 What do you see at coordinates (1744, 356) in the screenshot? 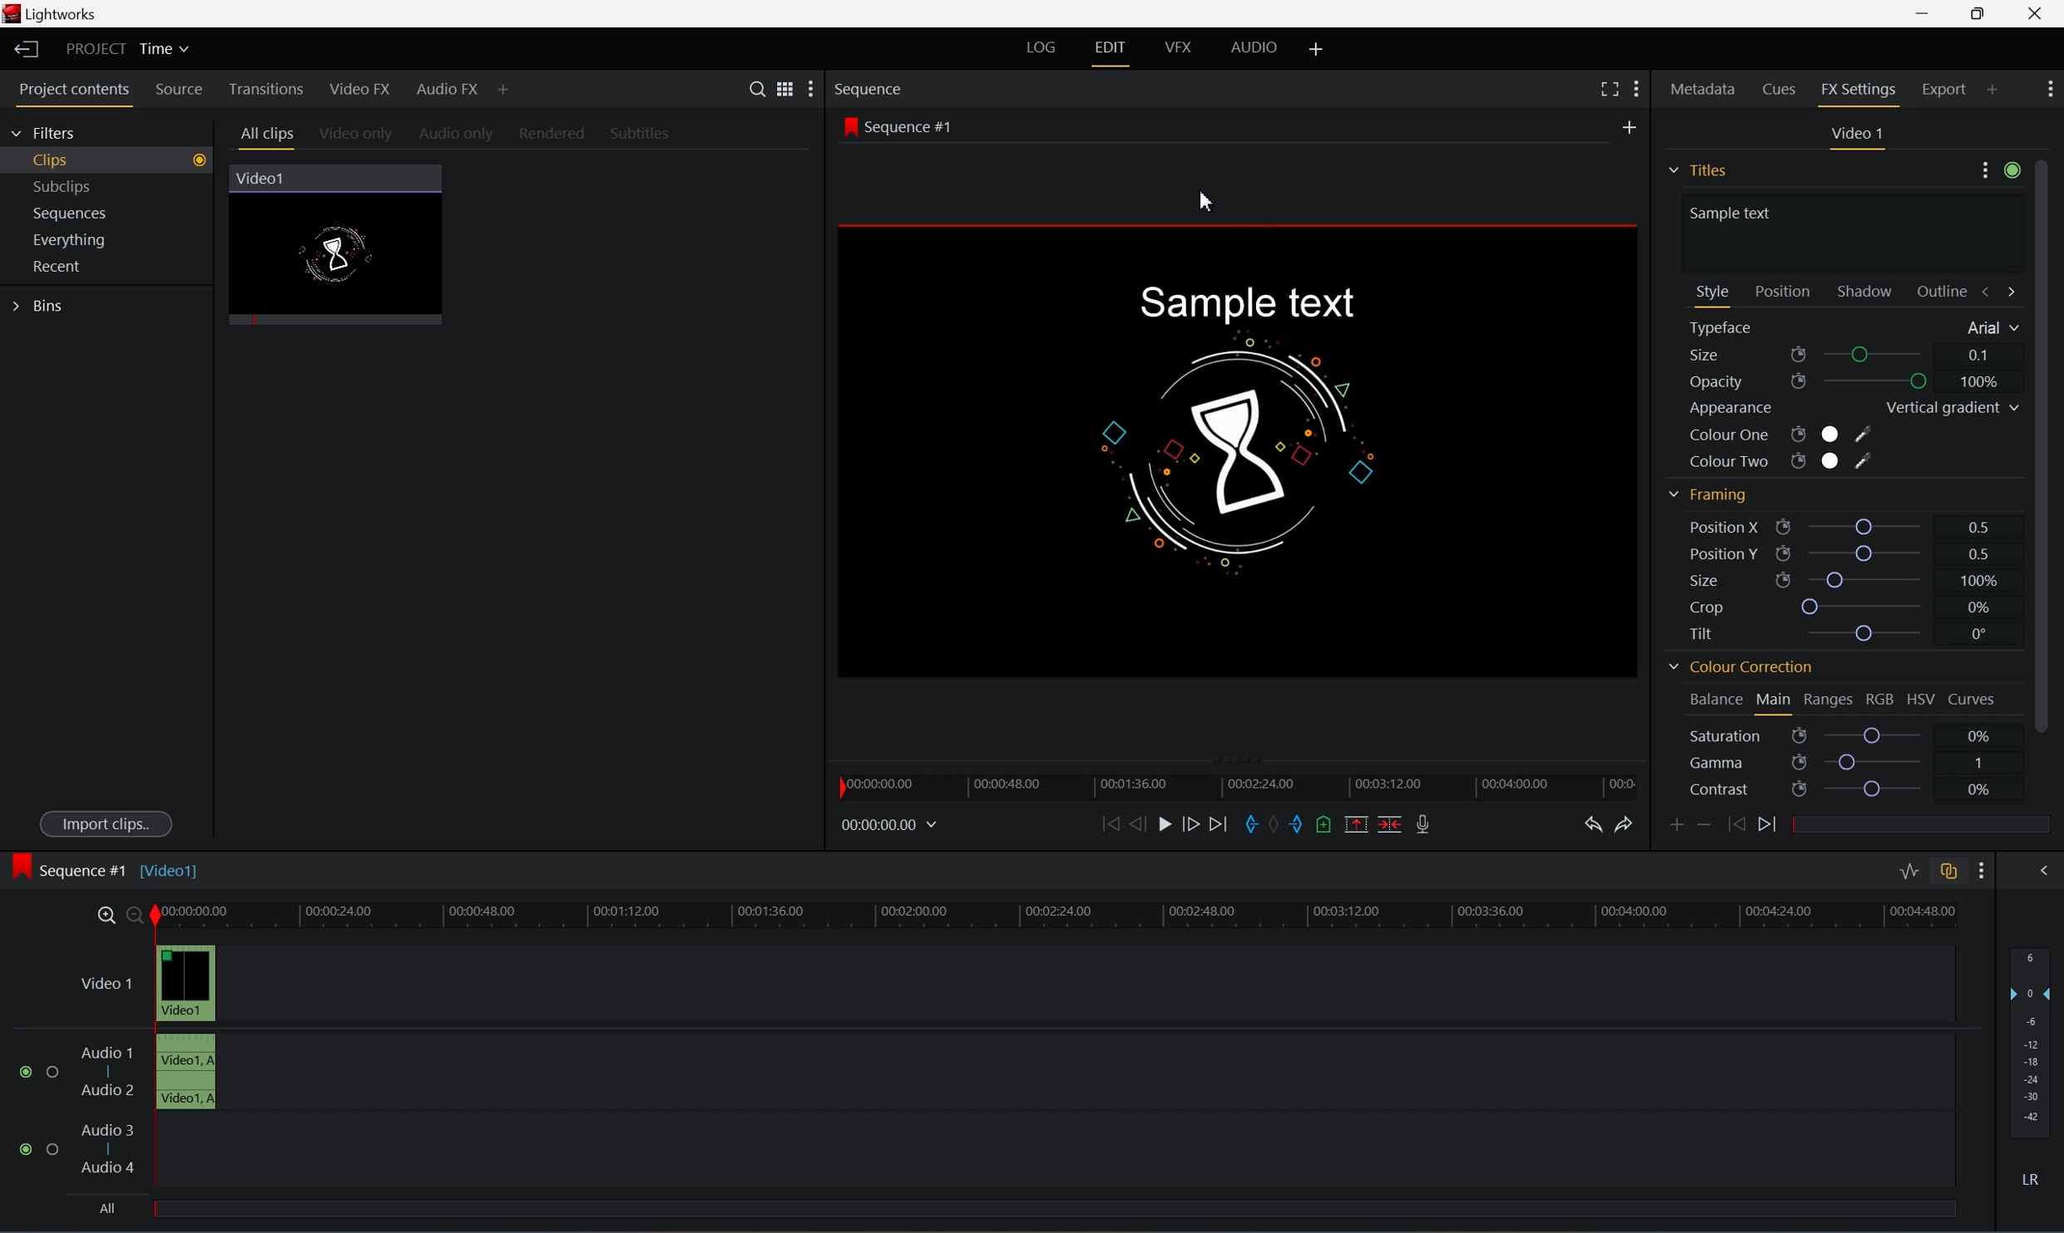
I see `size` at bounding box center [1744, 356].